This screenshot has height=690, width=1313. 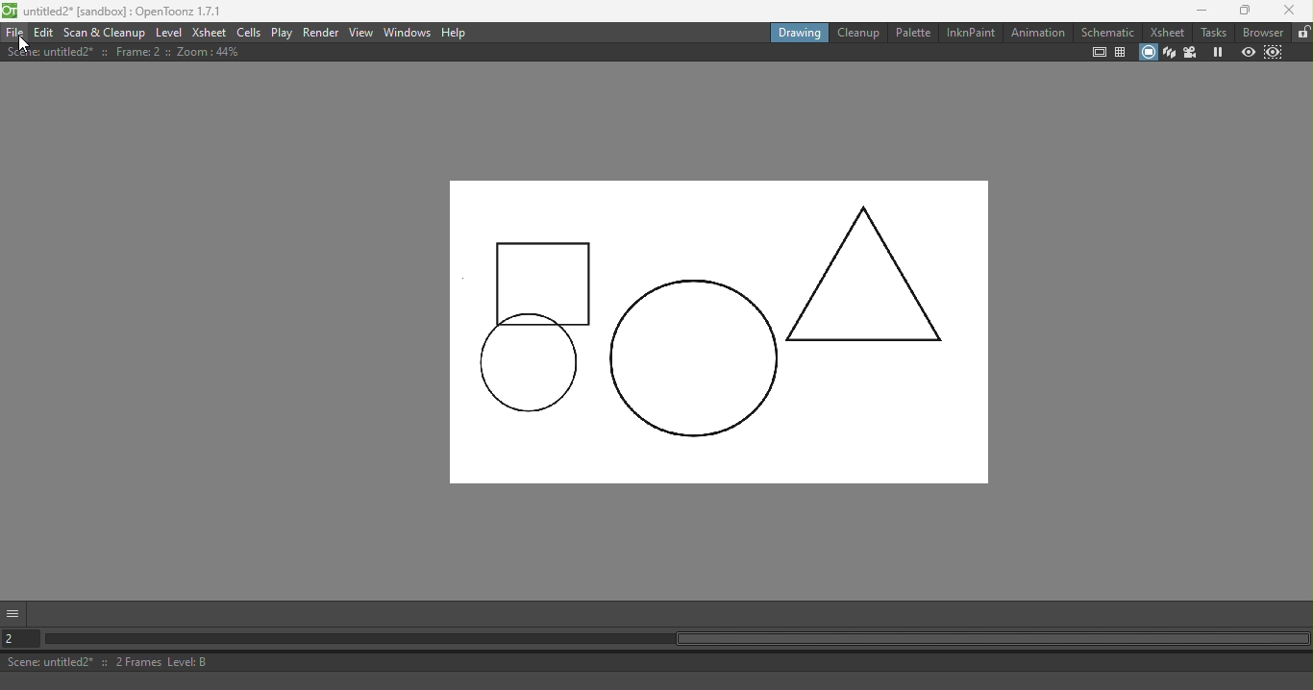 What do you see at coordinates (1246, 54) in the screenshot?
I see `Preview` at bounding box center [1246, 54].